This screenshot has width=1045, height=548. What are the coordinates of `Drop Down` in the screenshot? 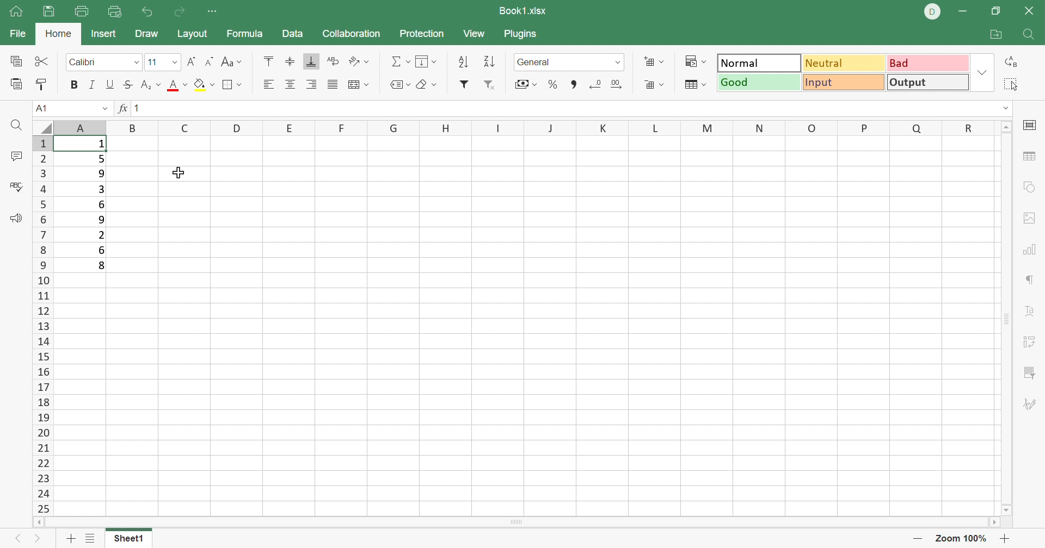 It's located at (618, 61).